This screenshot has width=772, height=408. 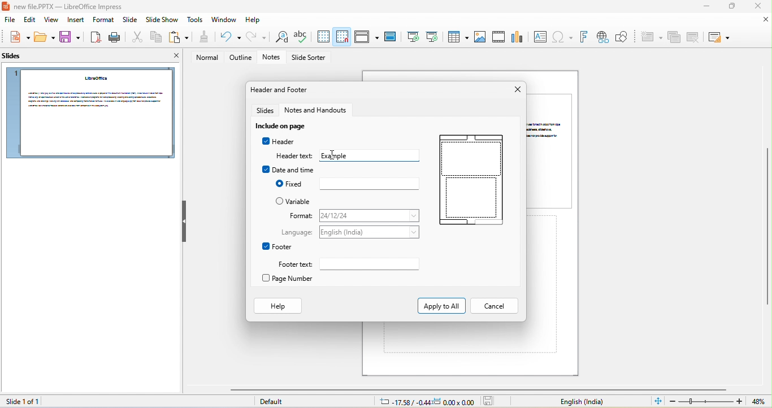 What do you see at coordinates (706, 401) in the screenshot?
I see `zoom` at bounding box center [706, 401].